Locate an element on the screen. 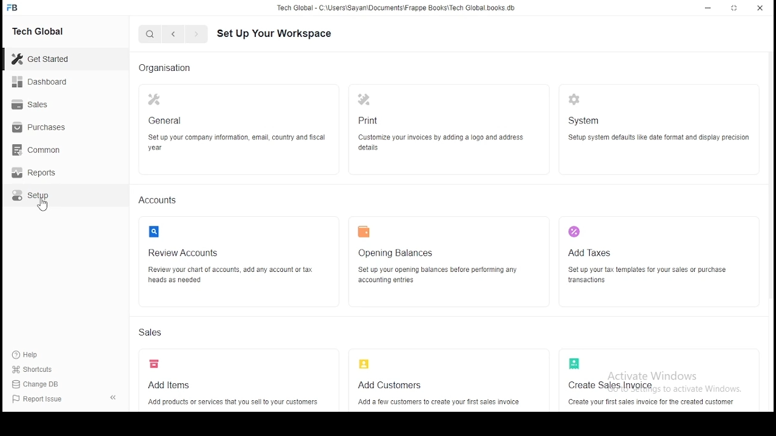 The height and width of the screenshot is (436, 776). Tech Global is located at coordinates (52, 30).